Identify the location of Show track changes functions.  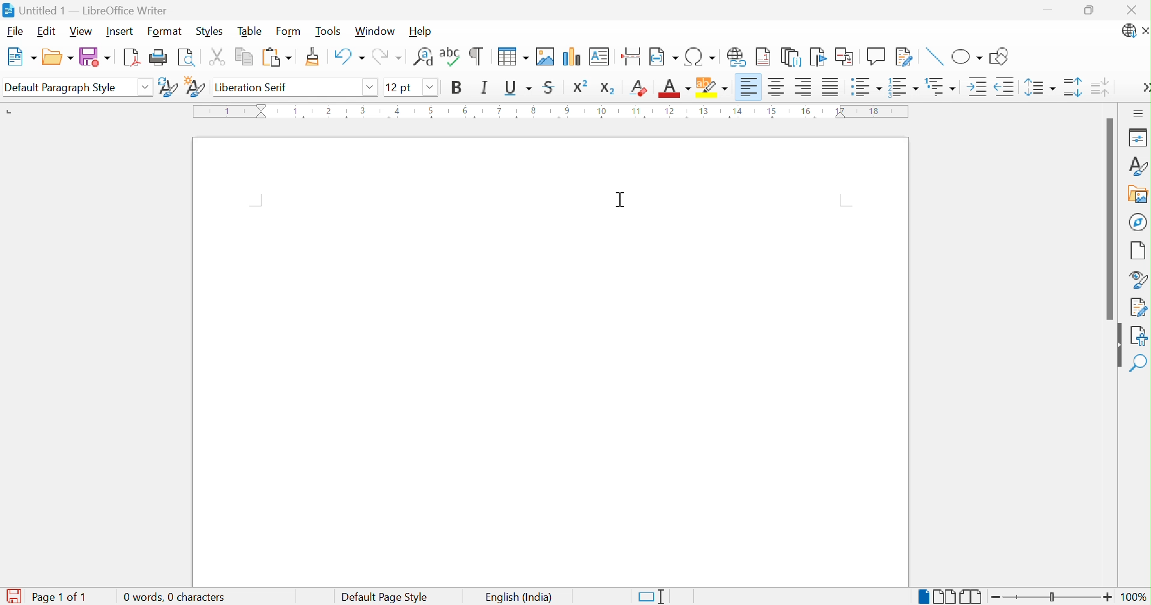
(903, 56).